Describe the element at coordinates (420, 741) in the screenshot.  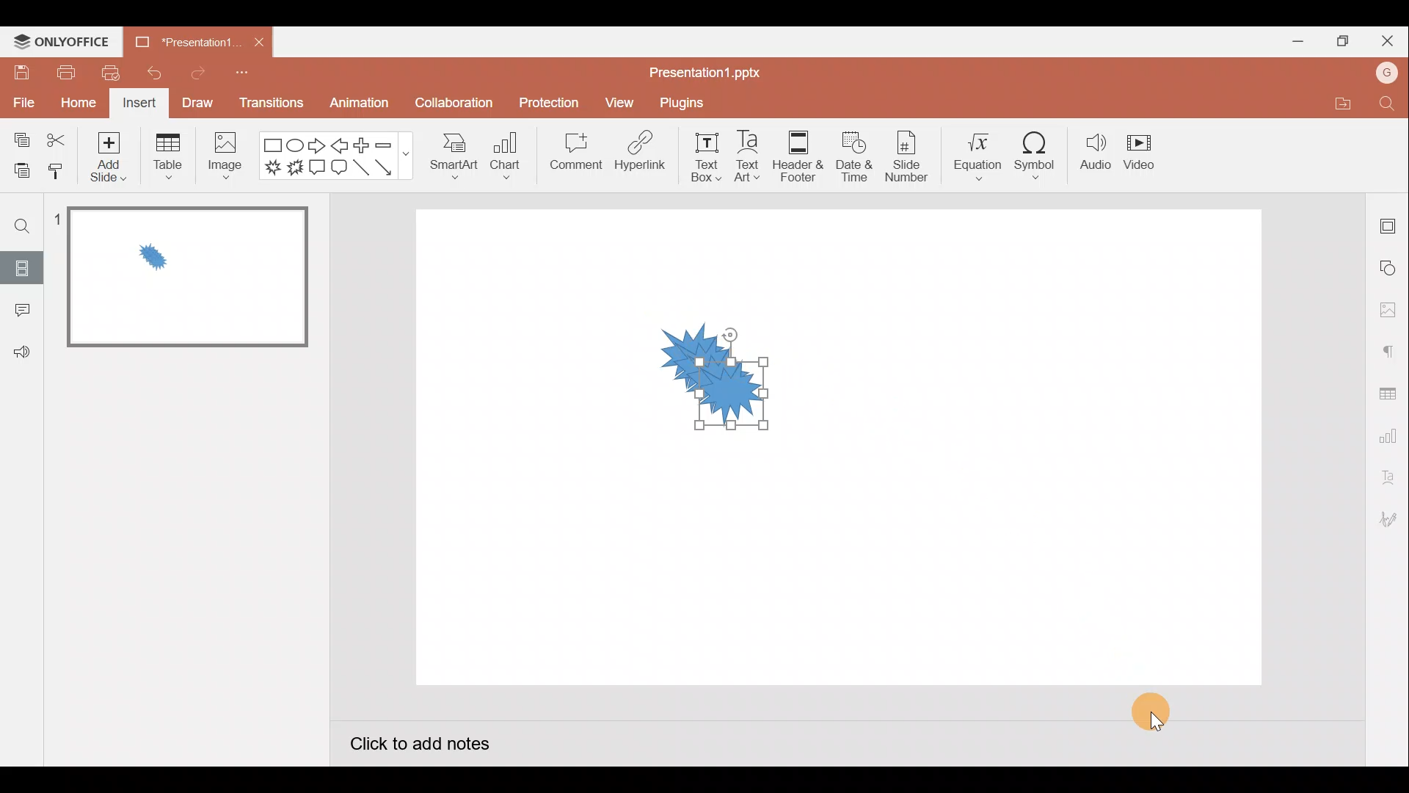
I see `Click to add notes` at that location.